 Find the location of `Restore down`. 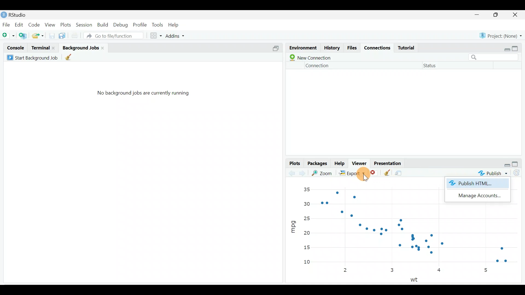

Restore down is located at coordinates (506, 48).